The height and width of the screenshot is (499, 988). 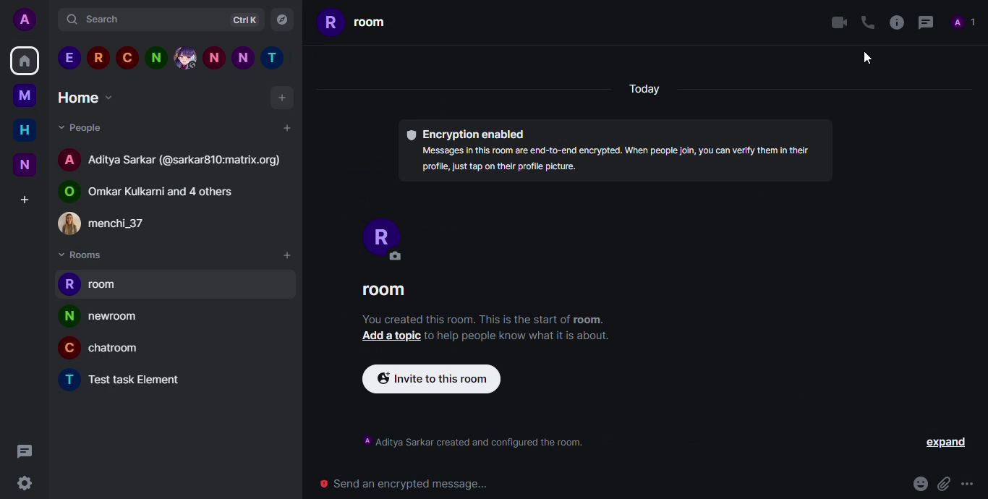 What do you see at coordinates (388, 336) in the screenshot?
I see `add topic` at bounding box center [388, 336].